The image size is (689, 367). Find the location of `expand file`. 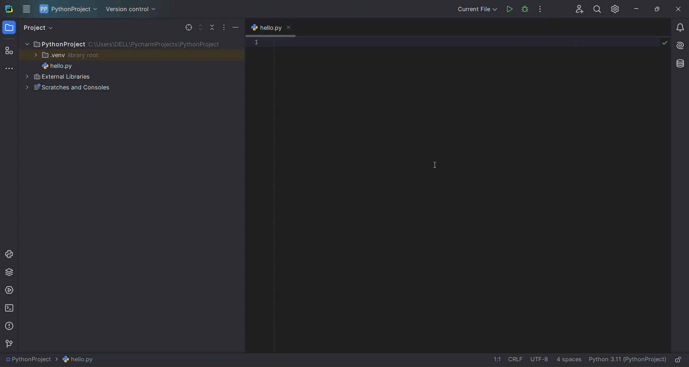

expand file is located at coordinates (200, 28).